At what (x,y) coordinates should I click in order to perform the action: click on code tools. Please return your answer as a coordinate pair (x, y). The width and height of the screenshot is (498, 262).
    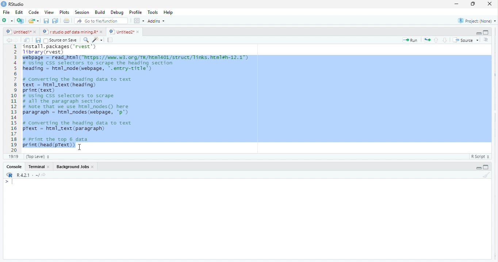
    Looking at the image, I should click on (97, 40).